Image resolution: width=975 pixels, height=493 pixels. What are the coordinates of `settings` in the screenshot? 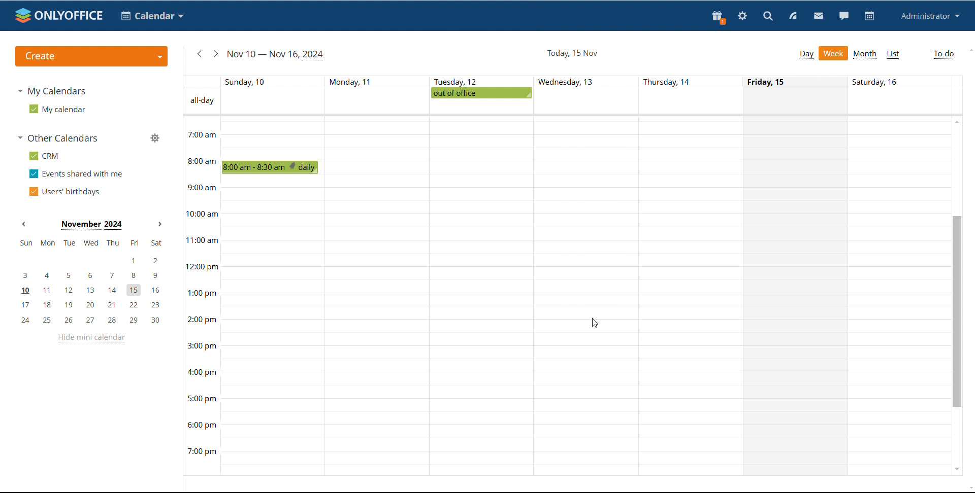 It's located at (742, 16).